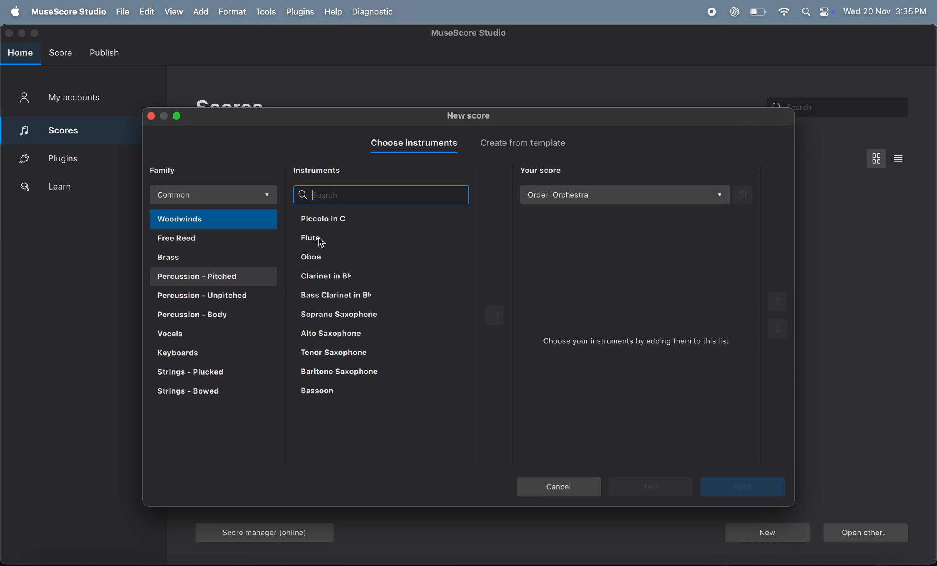 The image size is (937, 566). I want to click on add, so click(203, 12).